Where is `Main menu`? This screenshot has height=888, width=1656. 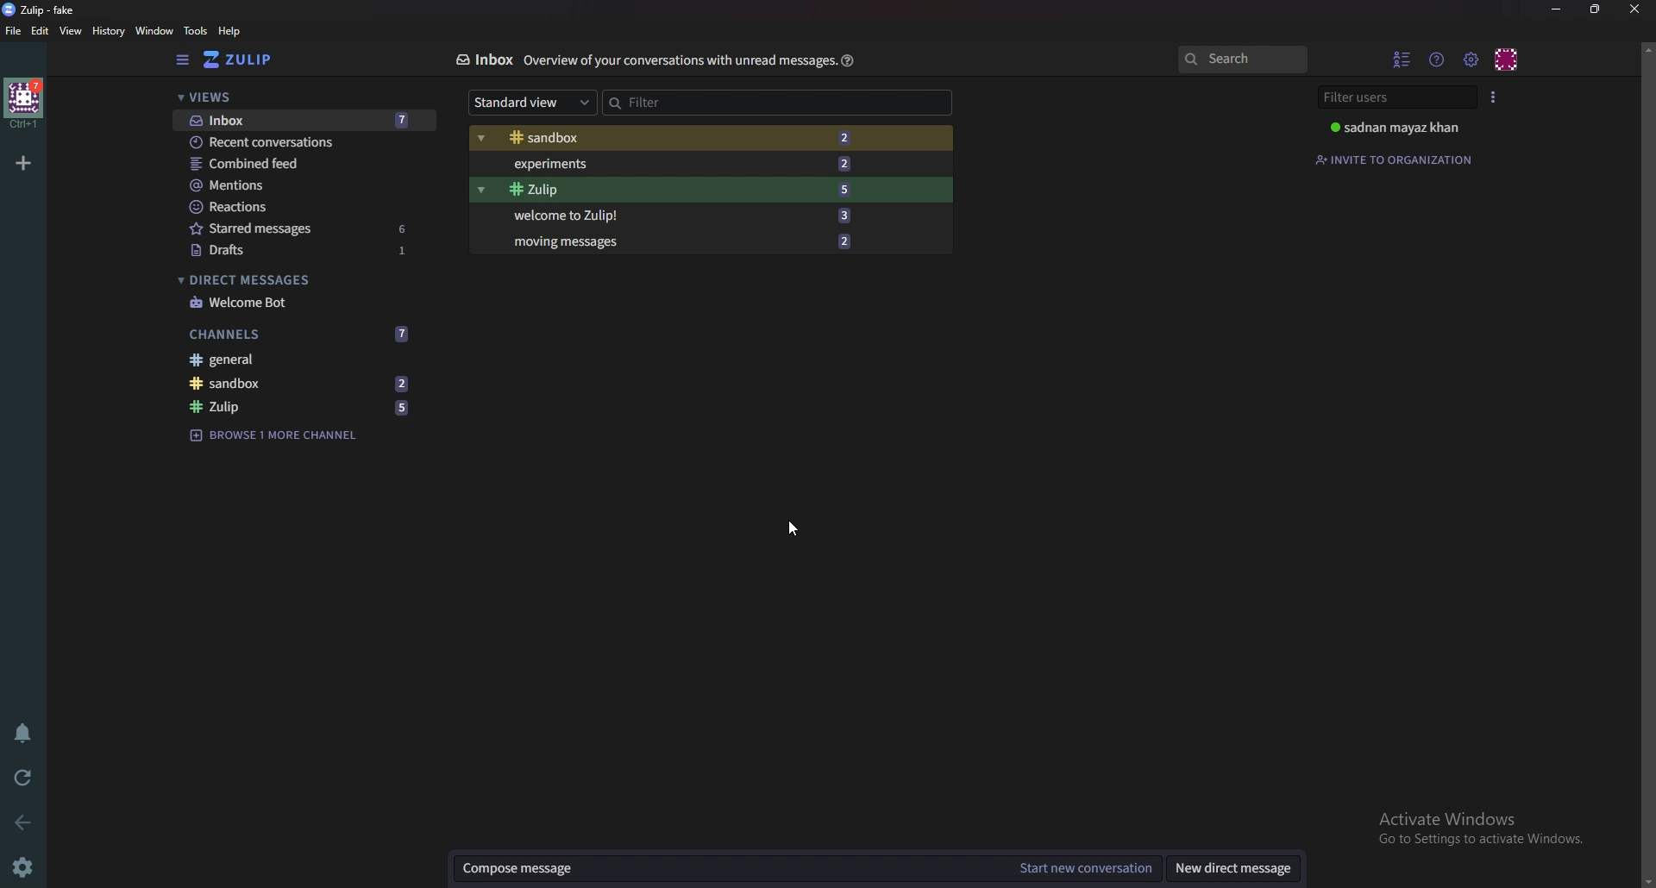
Main menu is located at coordinates (1471, 60).